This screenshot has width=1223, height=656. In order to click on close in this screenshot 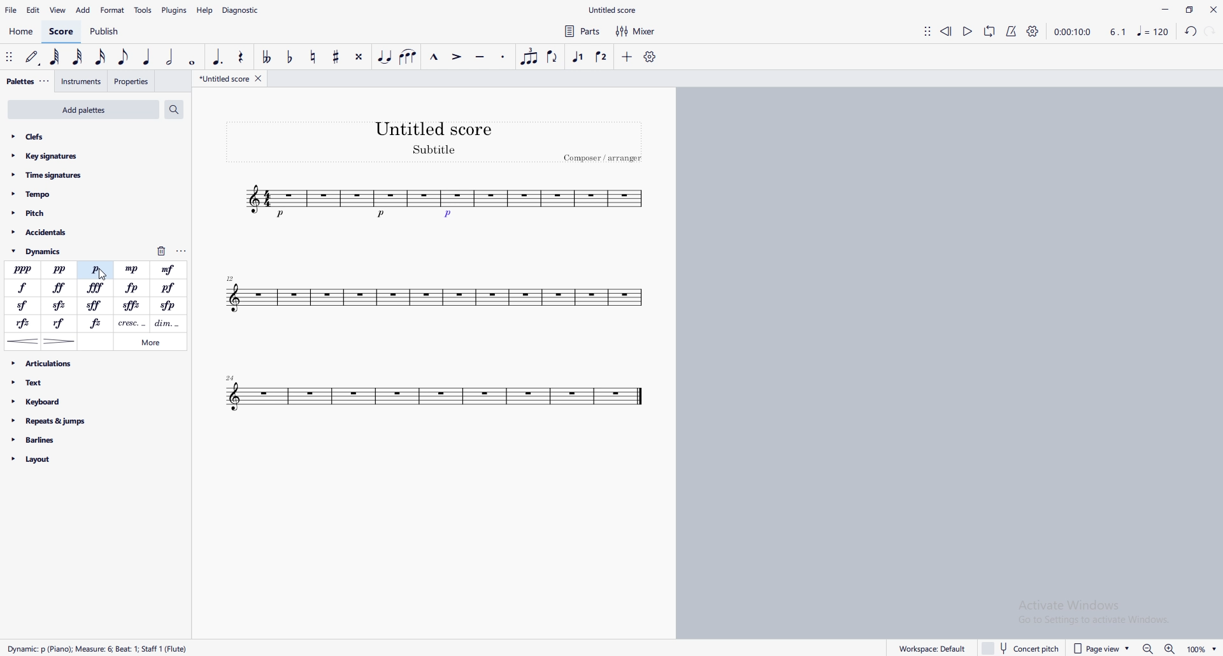, I will do `click(261, 80)`.